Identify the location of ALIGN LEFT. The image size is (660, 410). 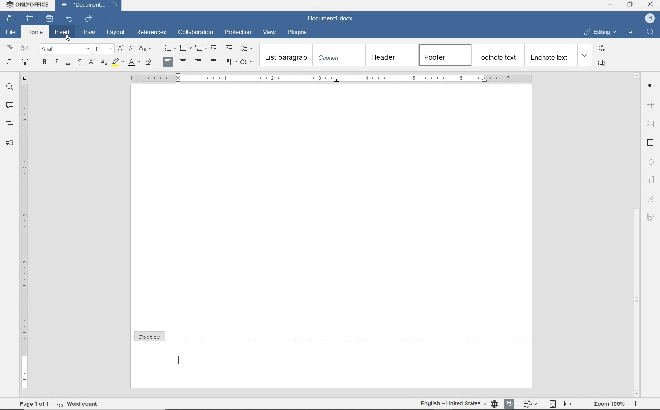
(169, 62).